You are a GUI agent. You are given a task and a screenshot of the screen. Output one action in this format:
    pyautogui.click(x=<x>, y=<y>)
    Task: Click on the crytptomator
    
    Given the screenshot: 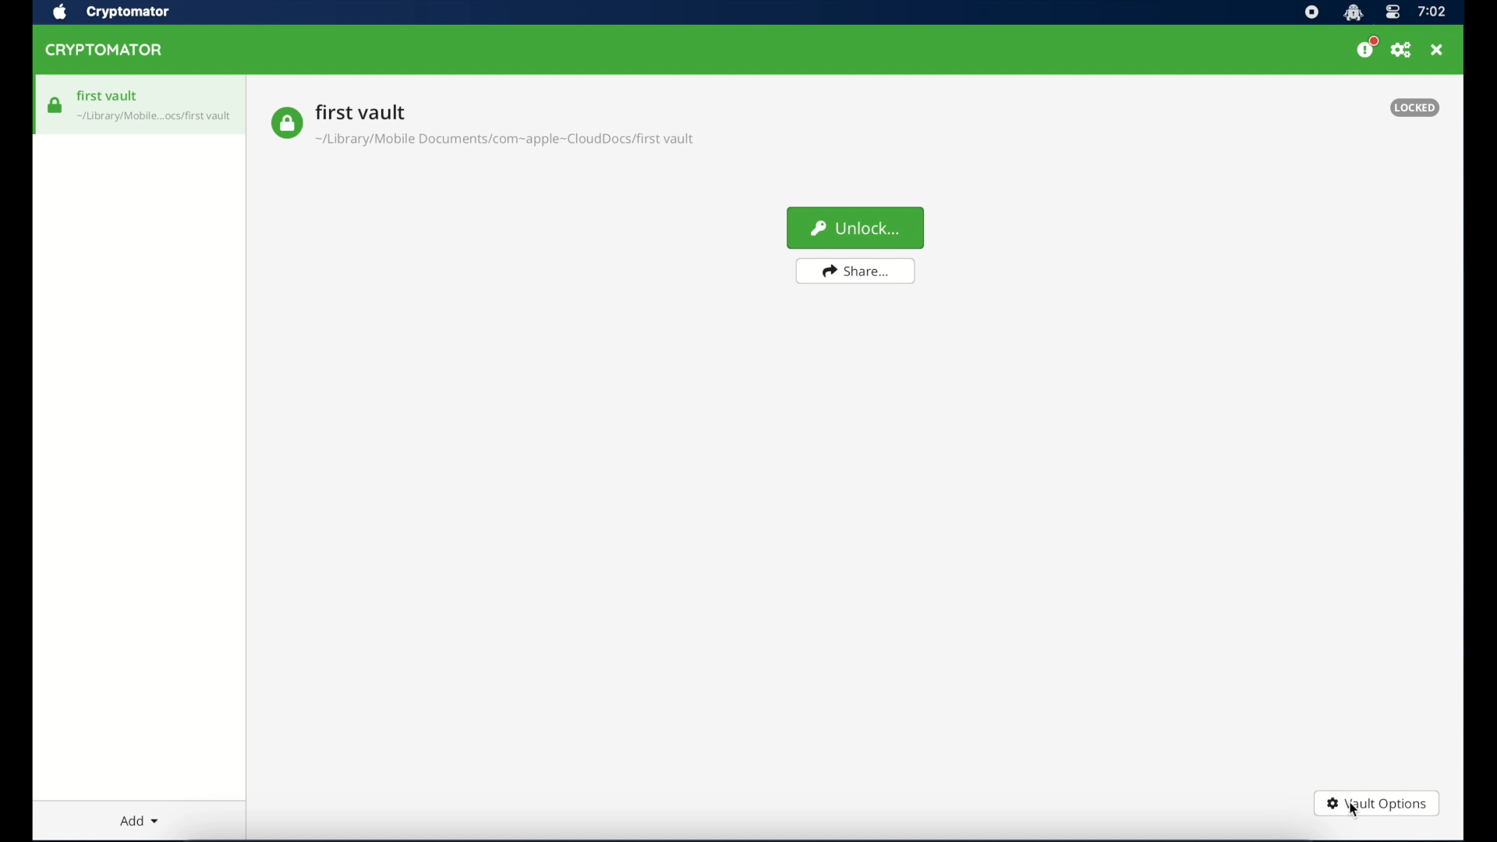 What is the action you would take?
    pyautogui.click(x=127, y=13)
    